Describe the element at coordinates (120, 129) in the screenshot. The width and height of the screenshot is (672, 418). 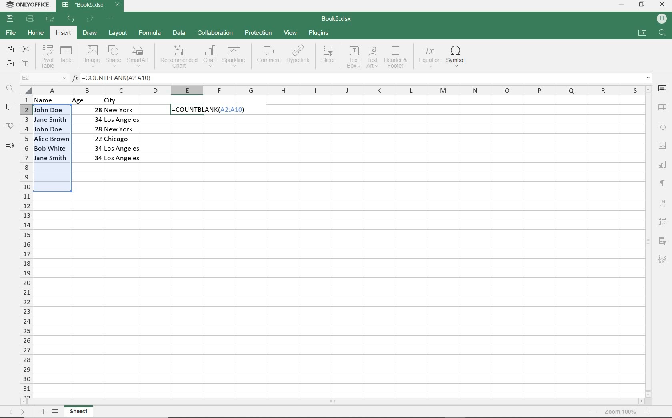
I see `New York` at that location.